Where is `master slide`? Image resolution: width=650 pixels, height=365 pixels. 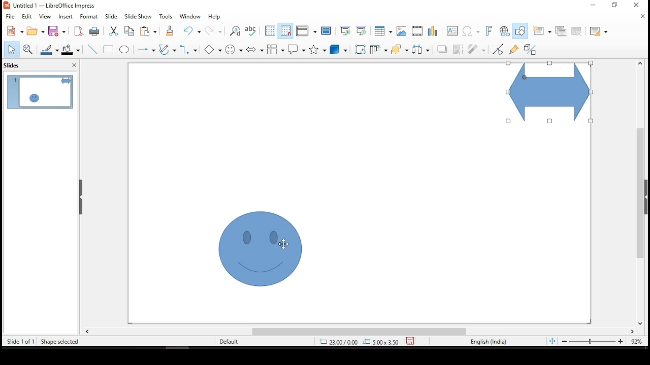 master slide is located at coordinates (327, 31).